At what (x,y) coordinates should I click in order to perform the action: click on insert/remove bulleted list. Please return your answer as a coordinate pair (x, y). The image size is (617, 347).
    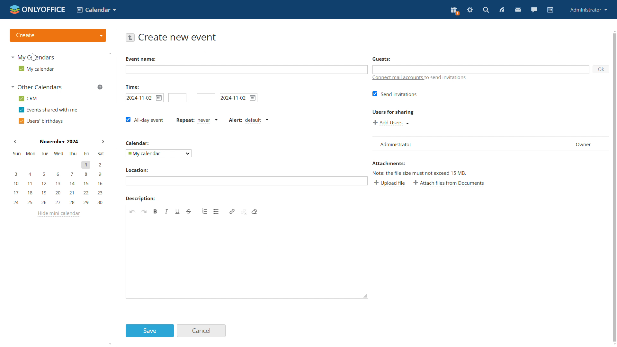
    Looking at the image, I should click on (216, 211).